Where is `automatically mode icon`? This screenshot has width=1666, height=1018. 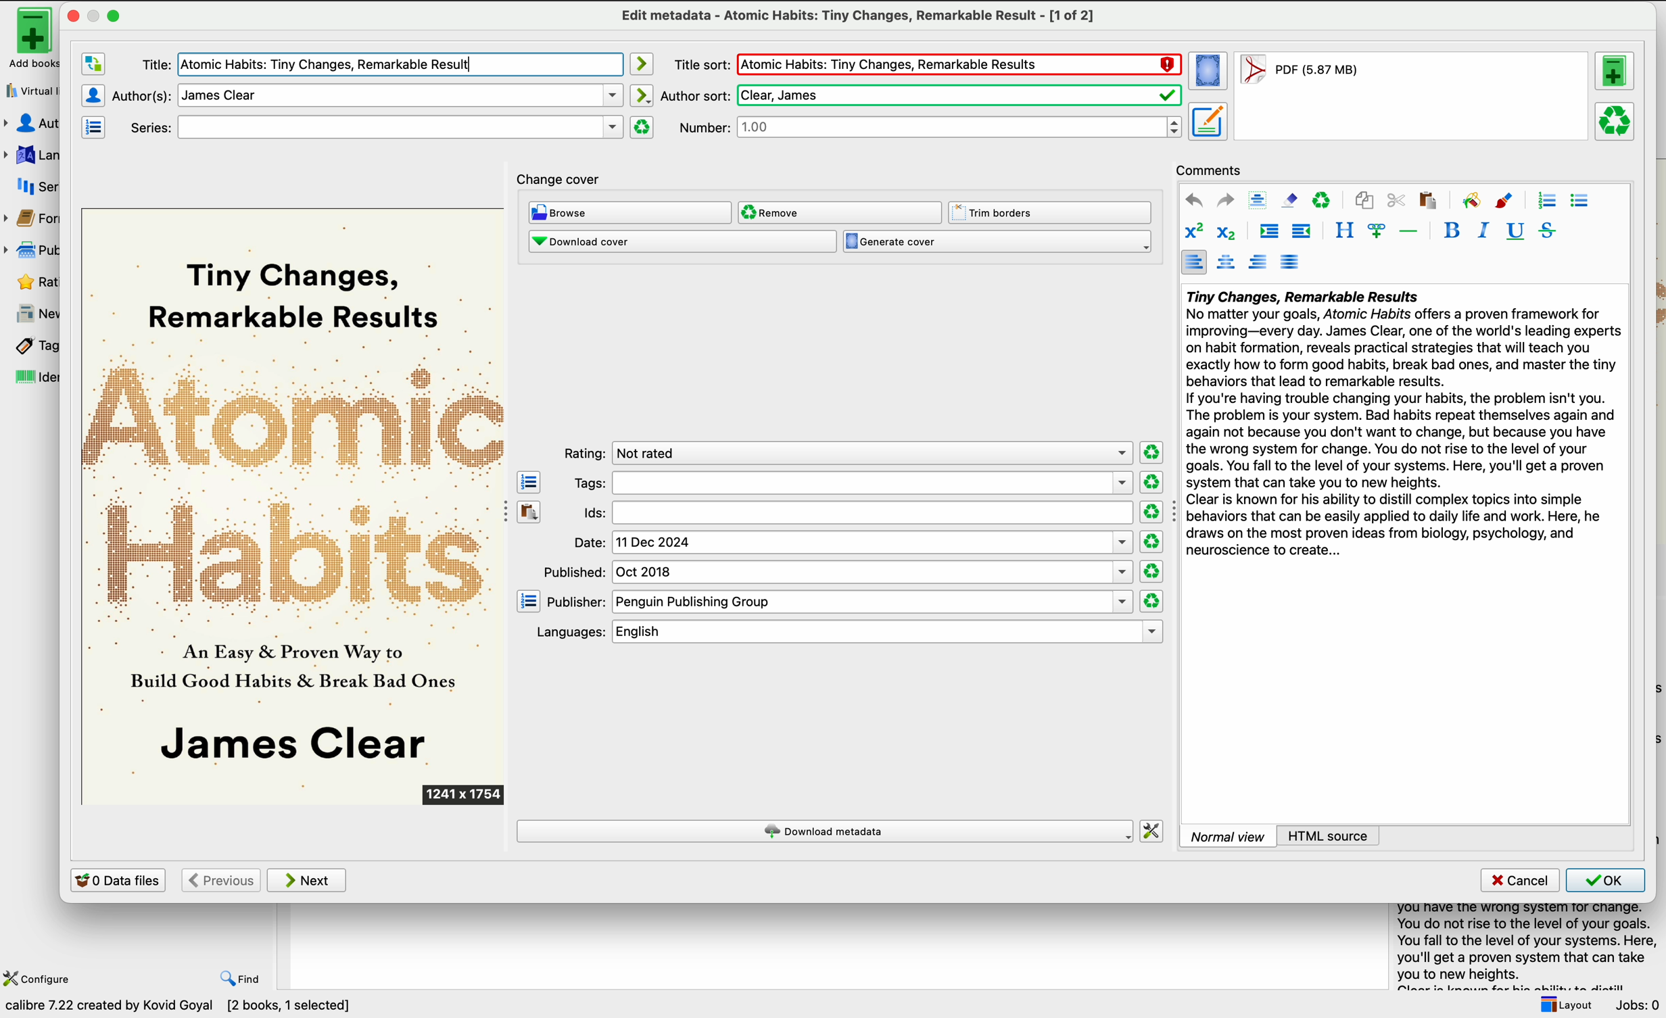 automatically mode icon is located at coordinates (644, 64).